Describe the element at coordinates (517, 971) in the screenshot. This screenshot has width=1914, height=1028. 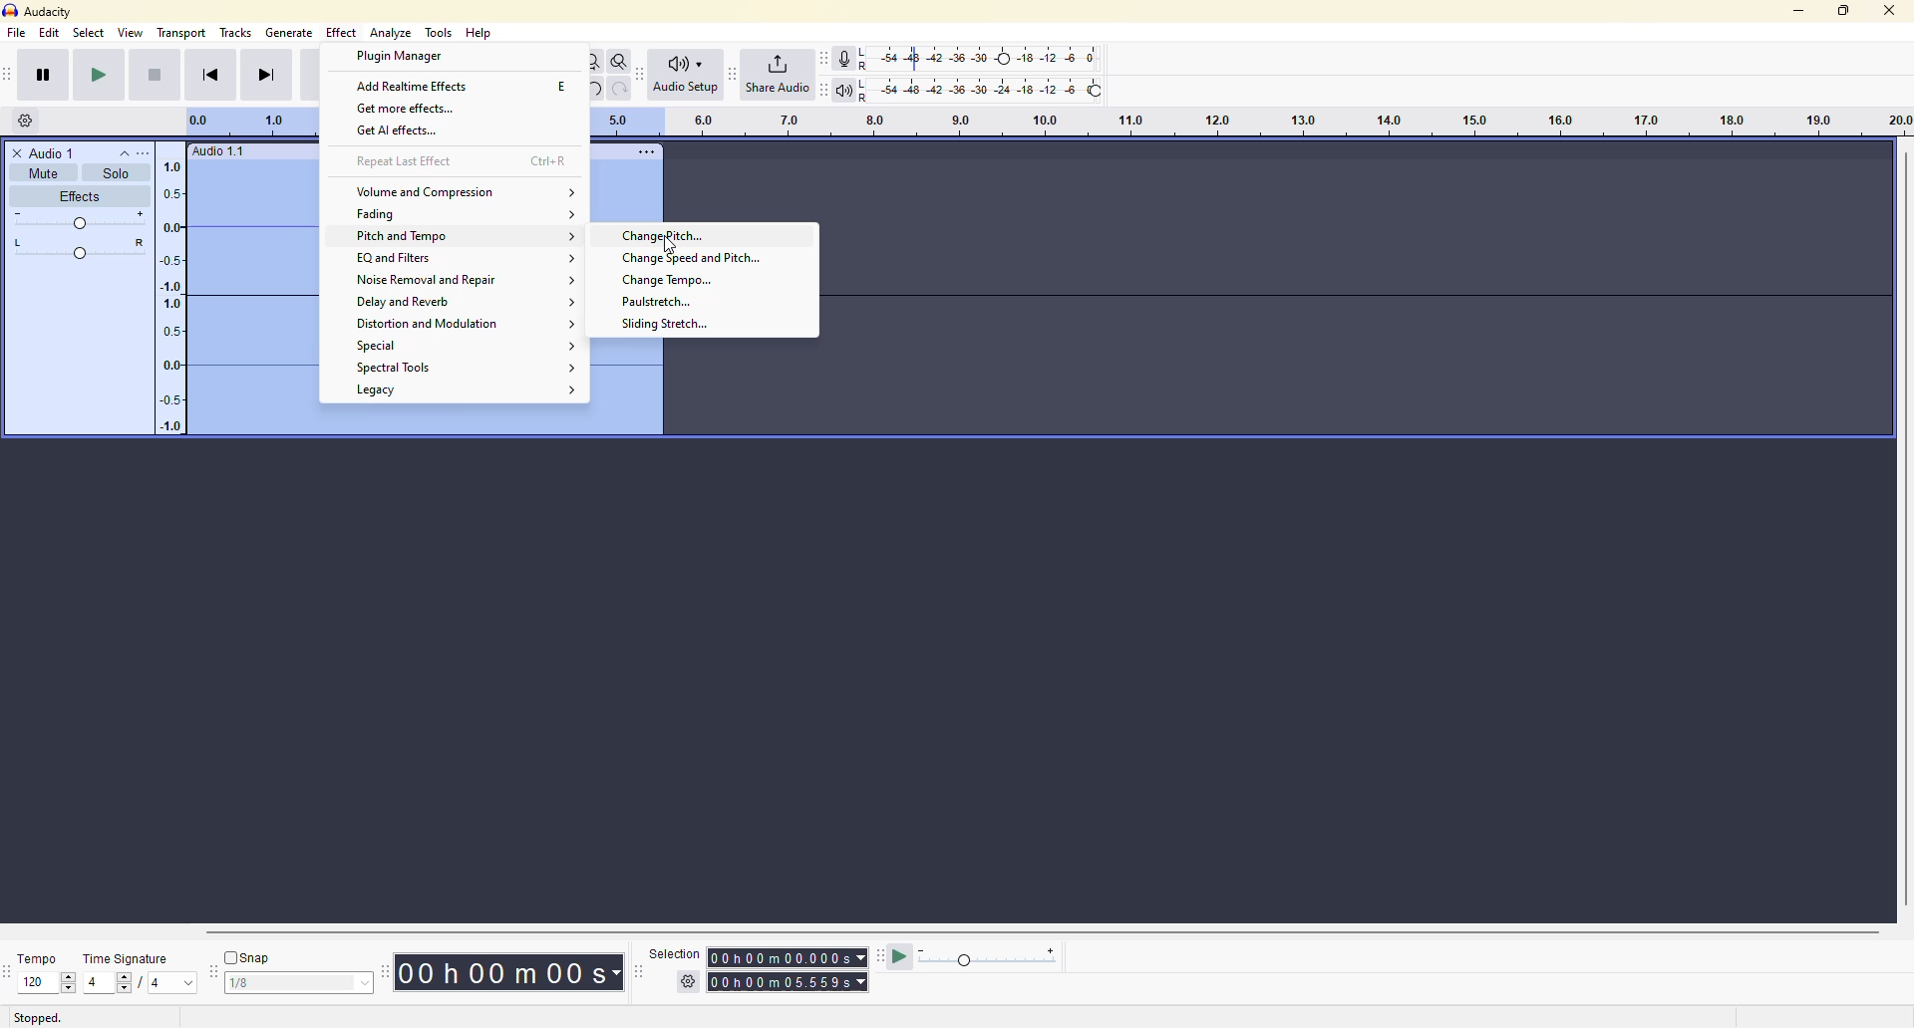
I see `time` at that location.